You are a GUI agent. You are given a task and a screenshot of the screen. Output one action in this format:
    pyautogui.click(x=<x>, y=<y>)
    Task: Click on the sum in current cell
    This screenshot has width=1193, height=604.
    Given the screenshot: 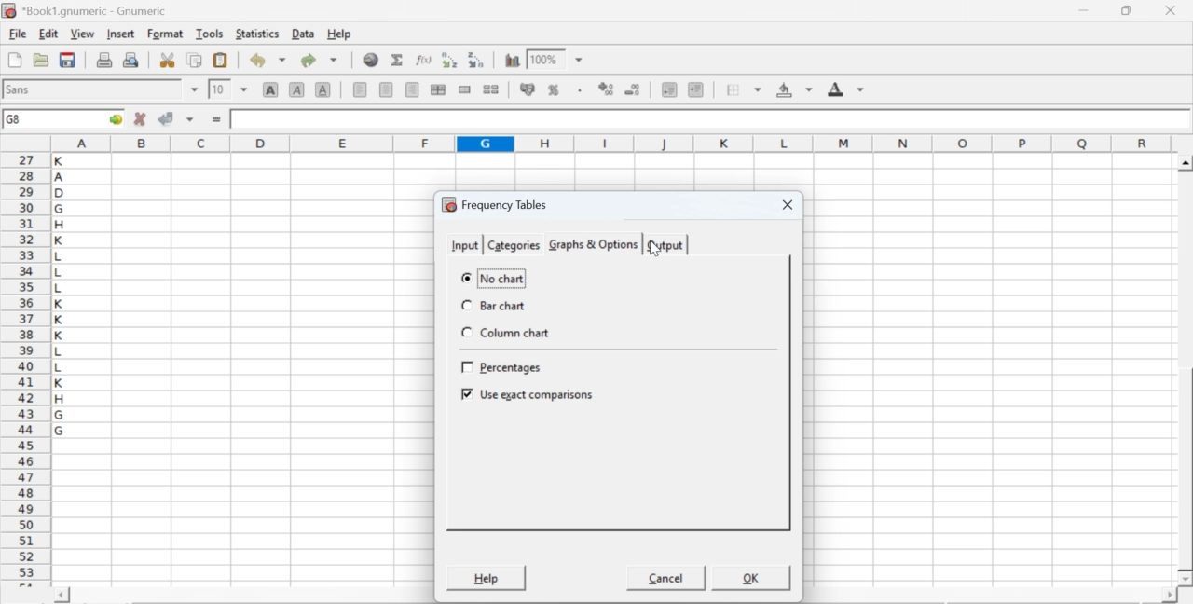 What is the action you would take?
    pyautogui.click(x=398, y=59)
    